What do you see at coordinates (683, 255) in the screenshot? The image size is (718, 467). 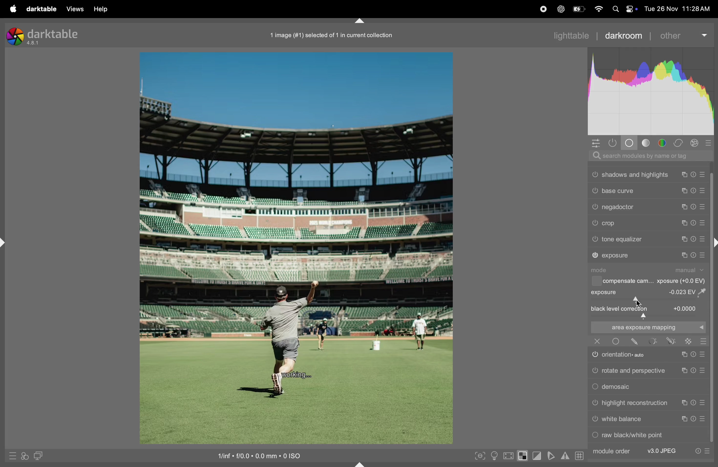 I see `copy` at bounding box center [683, 255].